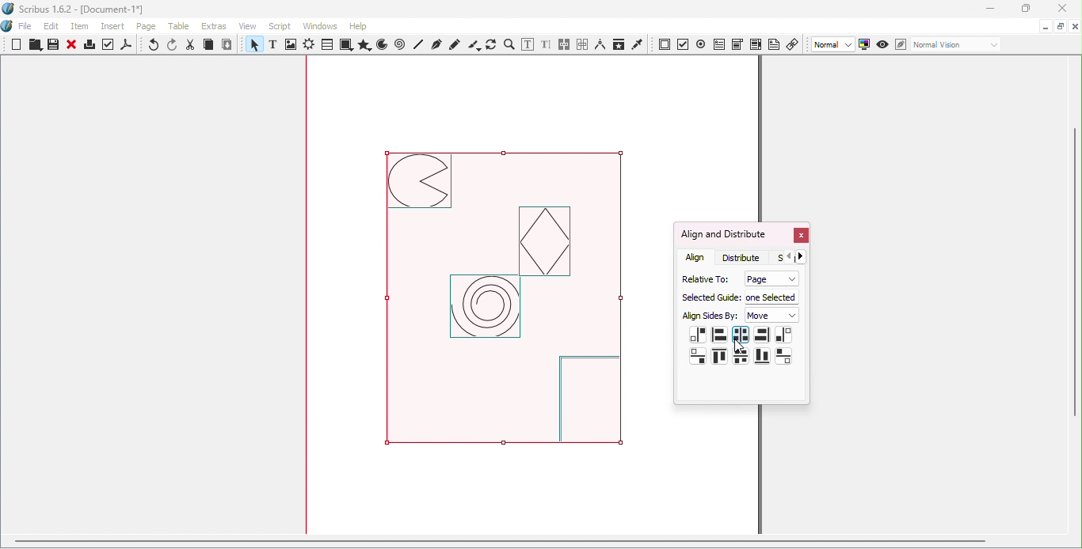  Describe the element at coordinates (761, 335) in the screenshot. I see `Align right sides` at that location.